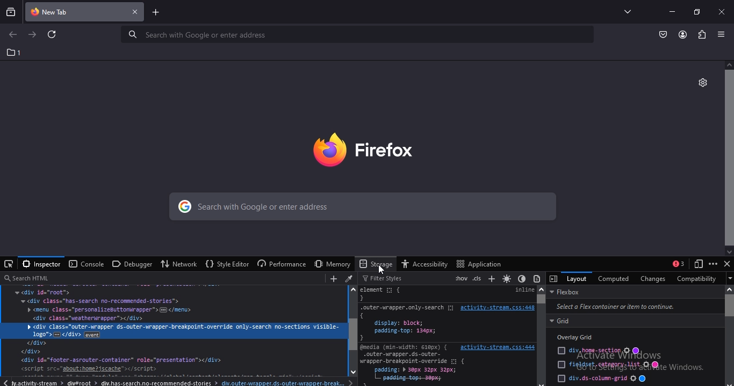 This screenshot has height=386, width=734. Describe the element at coordinates (33, 34) in the screenshot. I see `click to go to next page` at that location.